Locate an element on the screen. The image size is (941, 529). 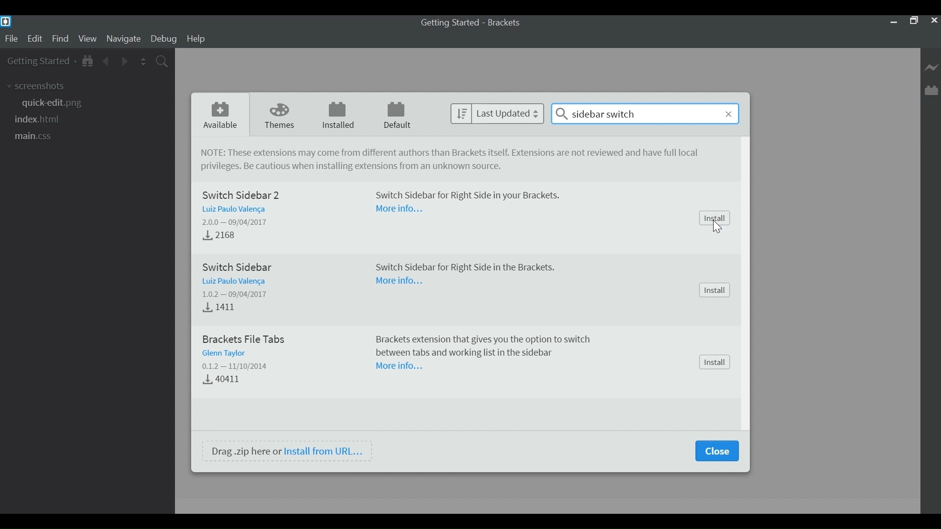
css file is located at coordinates (34, 136).